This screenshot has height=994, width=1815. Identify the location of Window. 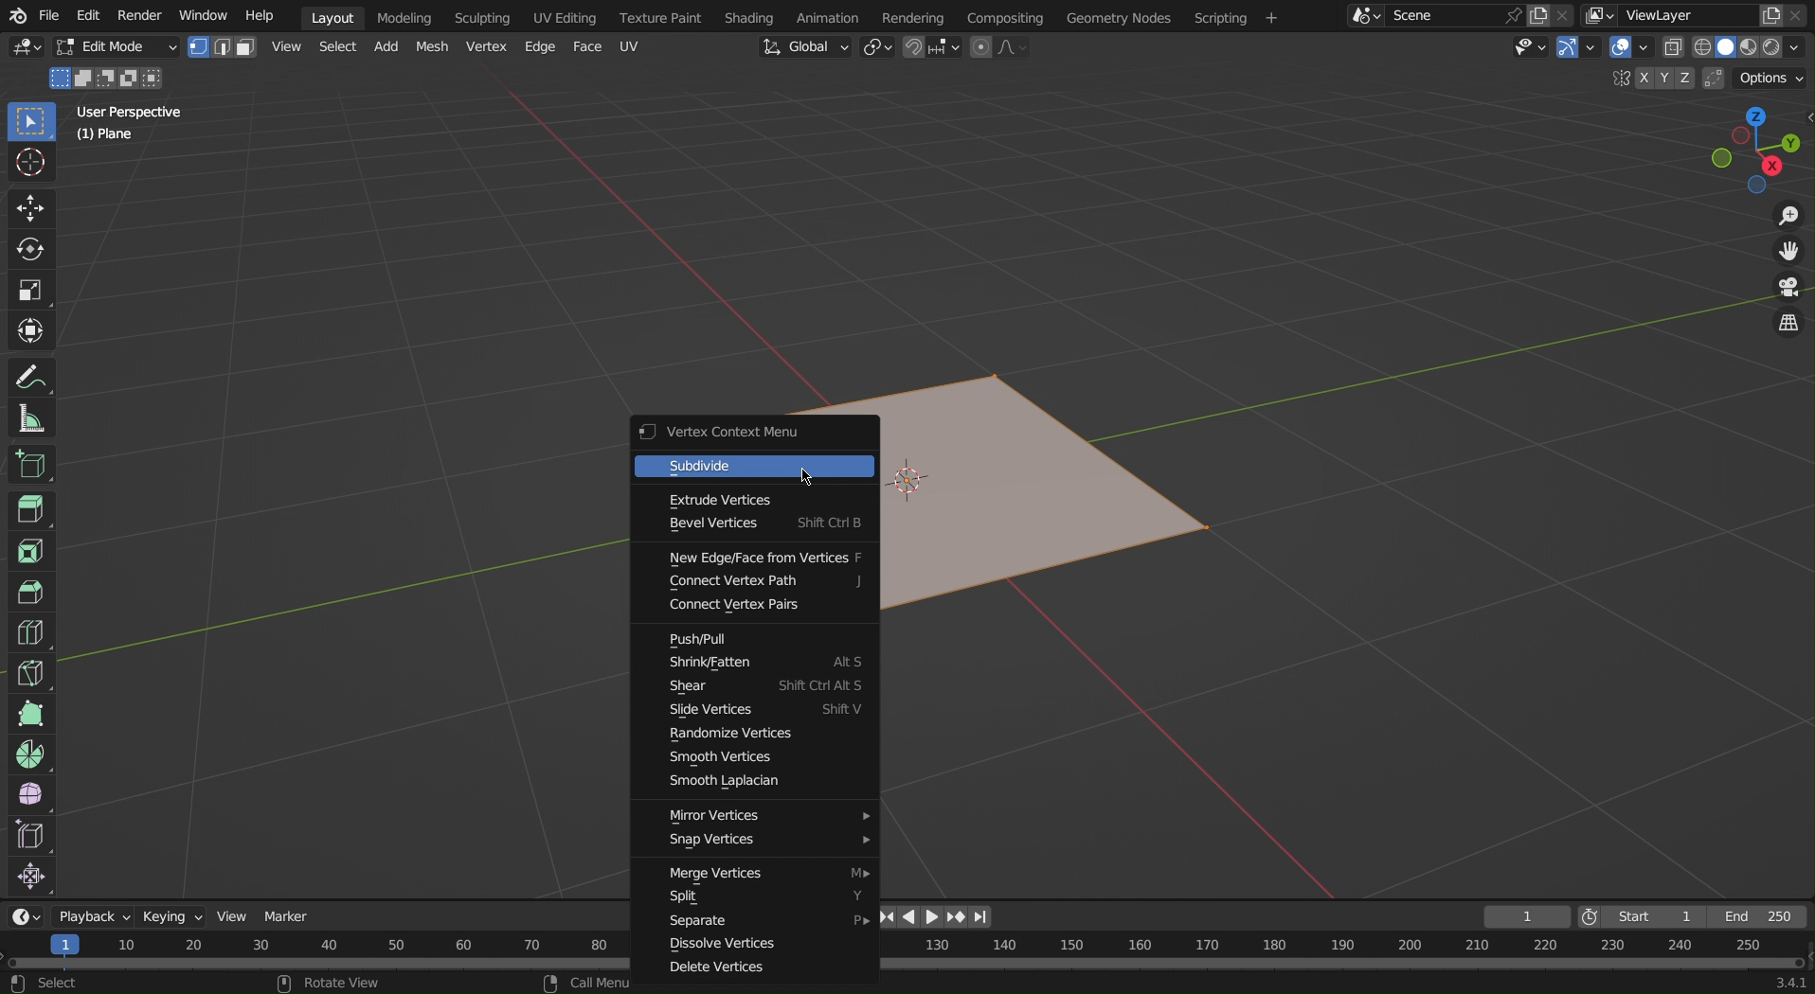
(204, 14).